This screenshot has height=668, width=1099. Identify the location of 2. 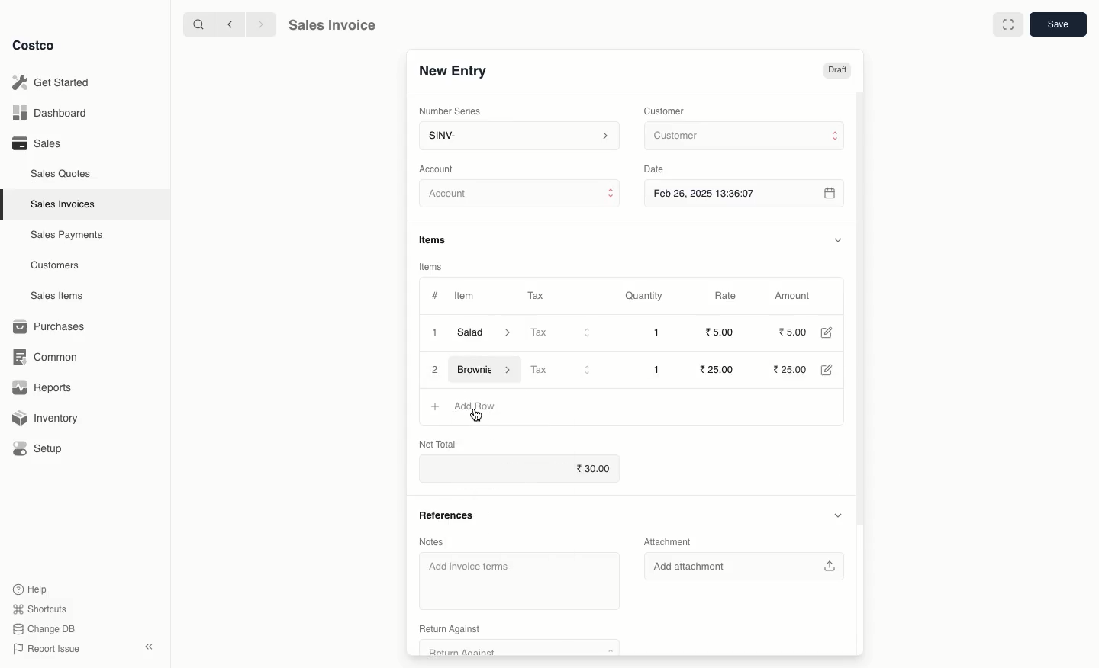
(436, 370).